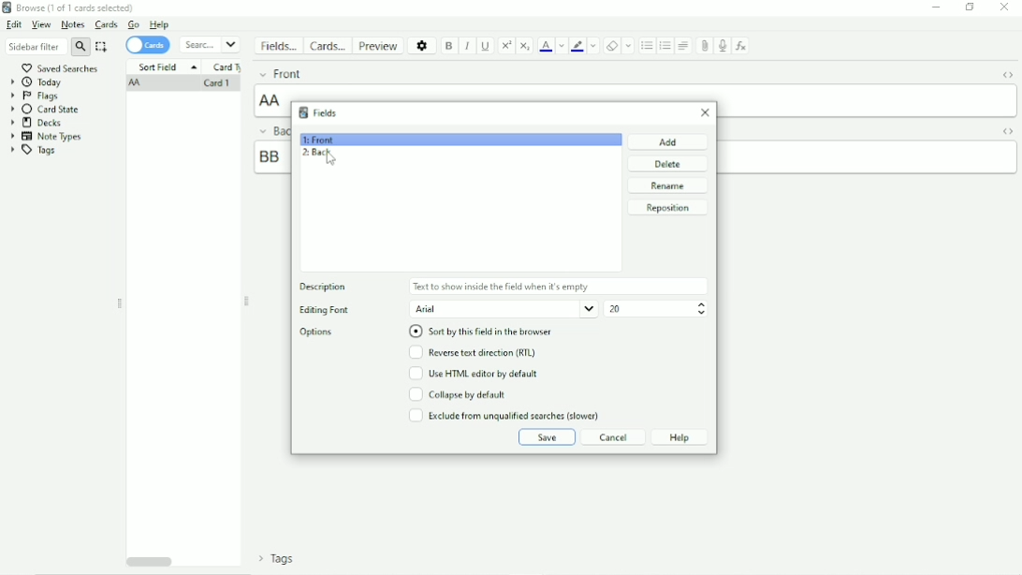  Describe the element at coordinates (669, 164) in the screenshot. I see `Delete` at that location.